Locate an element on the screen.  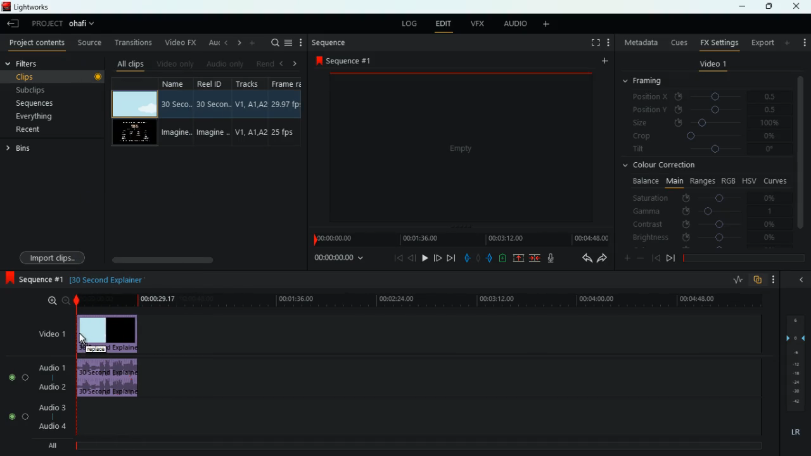
video is located at coordinates (108, 334).